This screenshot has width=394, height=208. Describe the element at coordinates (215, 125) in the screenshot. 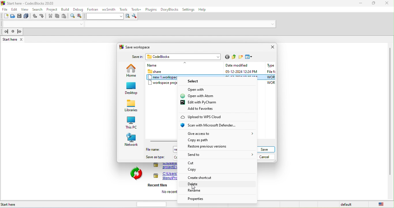

I see `scan with microsoft defender` at that location.